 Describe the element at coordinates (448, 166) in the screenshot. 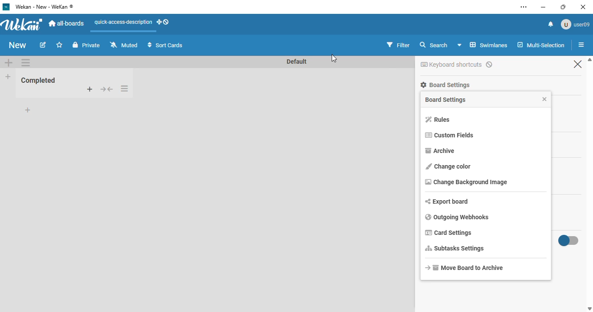

I see `change color` at that location.